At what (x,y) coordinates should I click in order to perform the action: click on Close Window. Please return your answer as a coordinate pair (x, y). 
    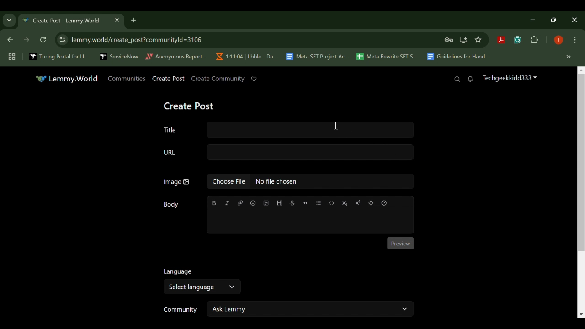
    Looking at the image, I should click on (575, 20).